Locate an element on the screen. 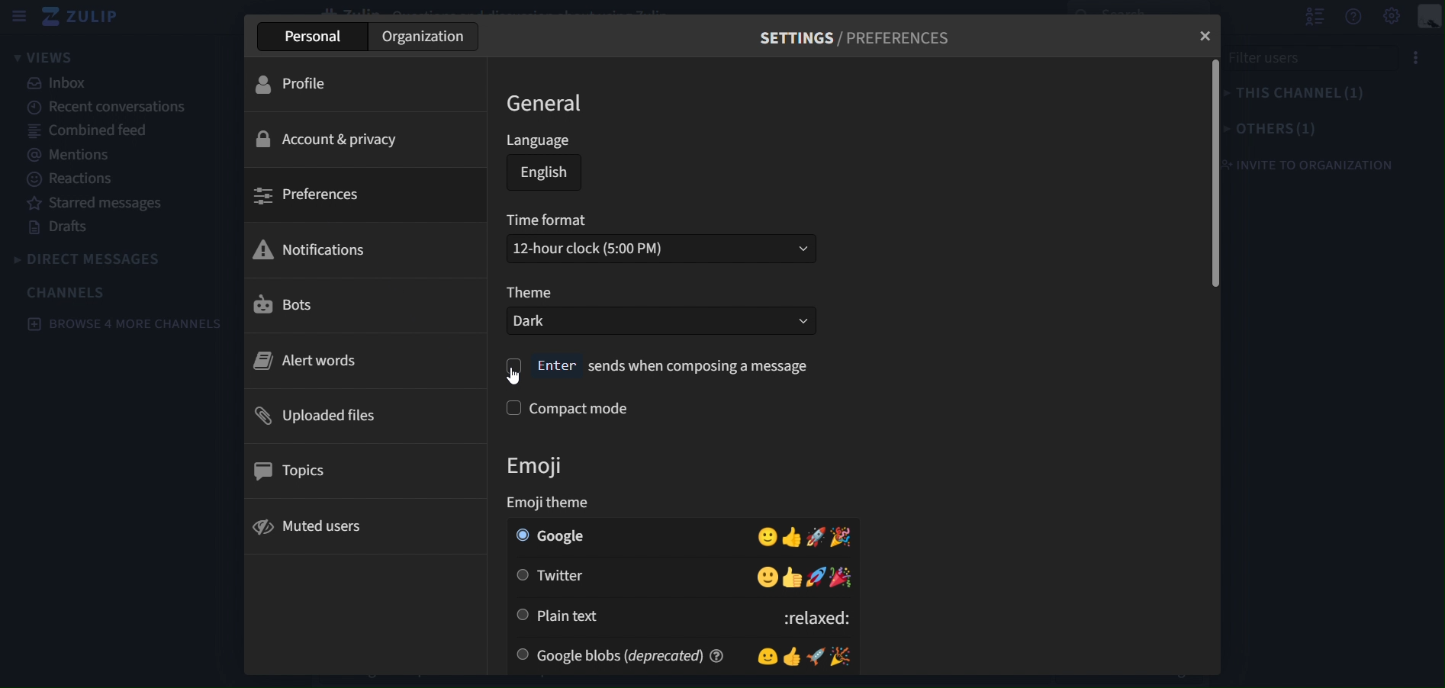 The width and height of the screenshot is (1445, 688). Emojis is located at coordinates (806, 535).